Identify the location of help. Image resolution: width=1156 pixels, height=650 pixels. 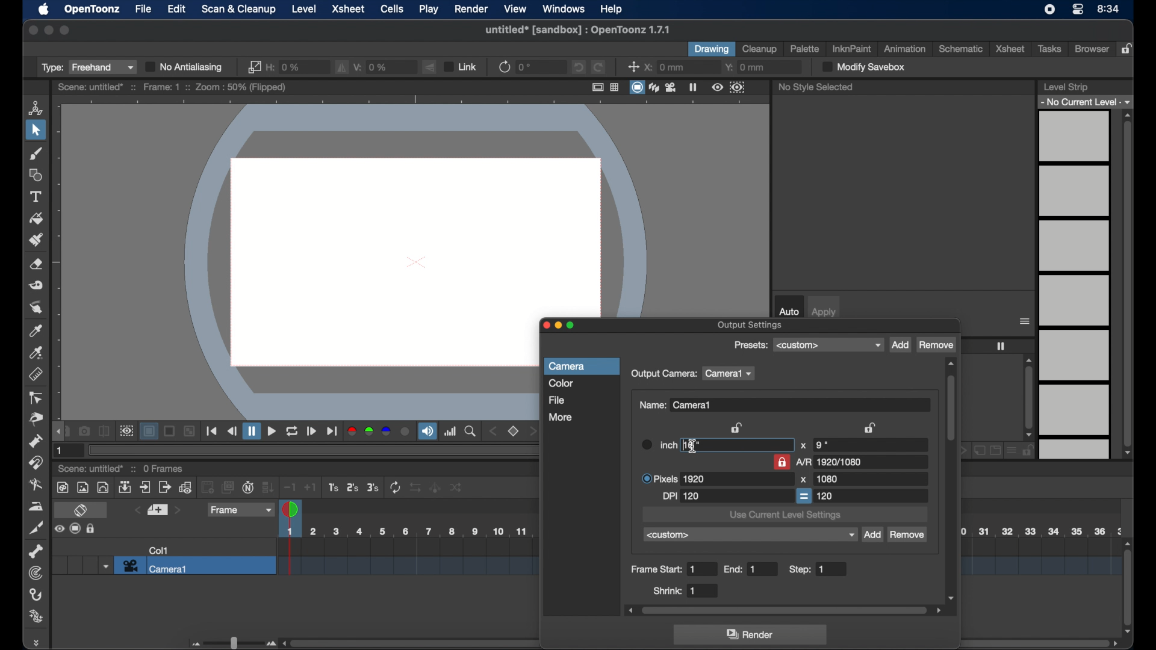
(611, 10).